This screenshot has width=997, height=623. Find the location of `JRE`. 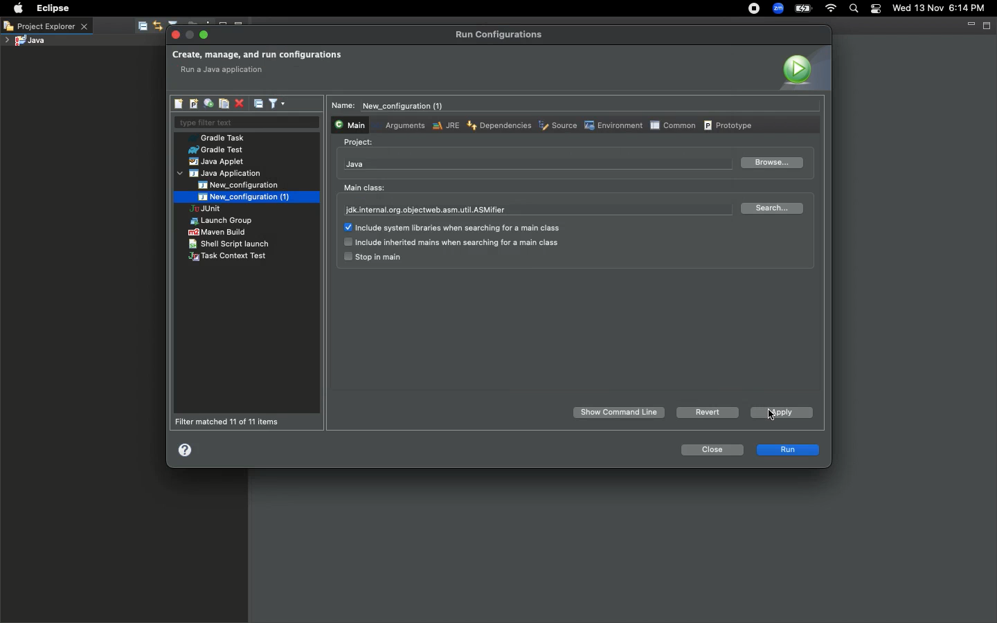

JRE is located at coordinates (444, 125).